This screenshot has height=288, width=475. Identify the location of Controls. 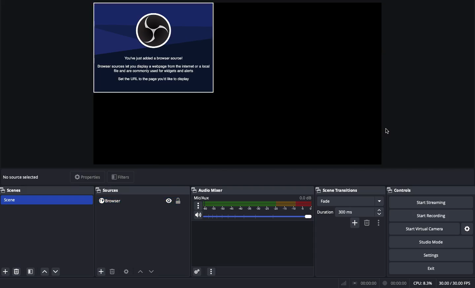
(400, 190).